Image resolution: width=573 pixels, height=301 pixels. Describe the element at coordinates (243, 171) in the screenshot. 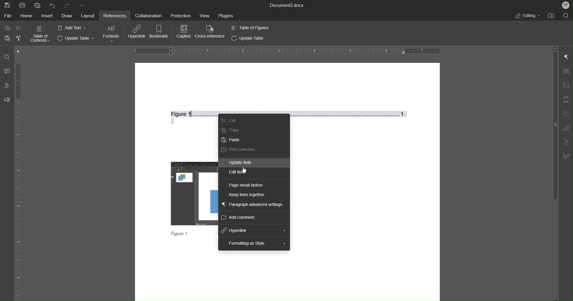

I see `pointer` at that location.